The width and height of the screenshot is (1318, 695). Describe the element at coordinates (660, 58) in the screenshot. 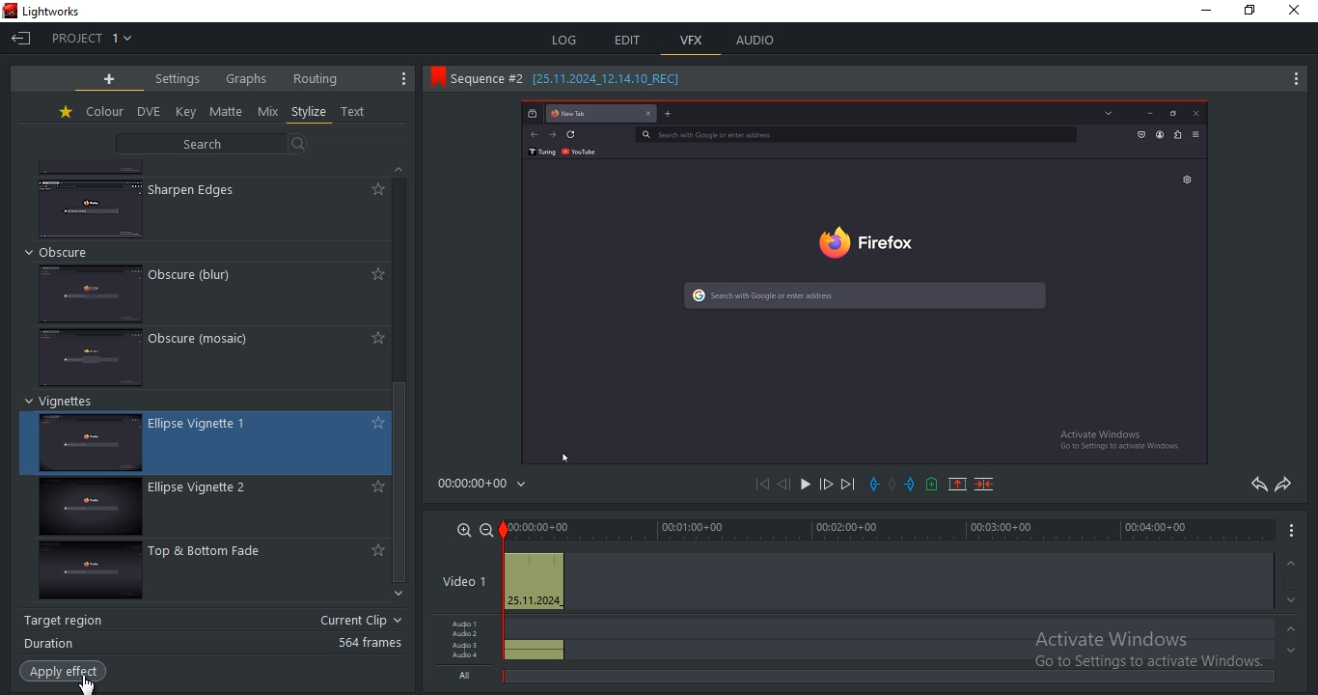

I see `Edit menu selected` at that location.